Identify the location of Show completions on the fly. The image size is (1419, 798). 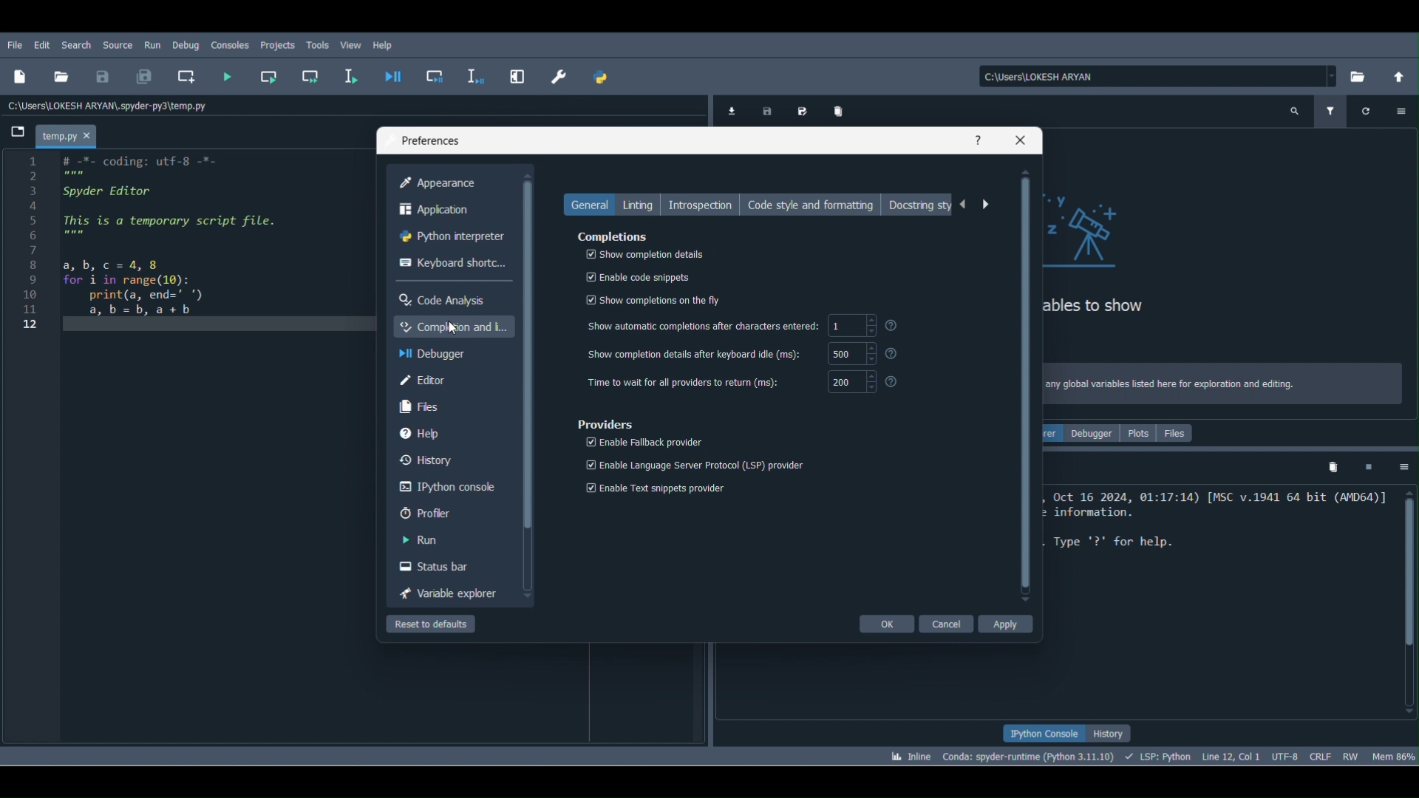
(658, 299).